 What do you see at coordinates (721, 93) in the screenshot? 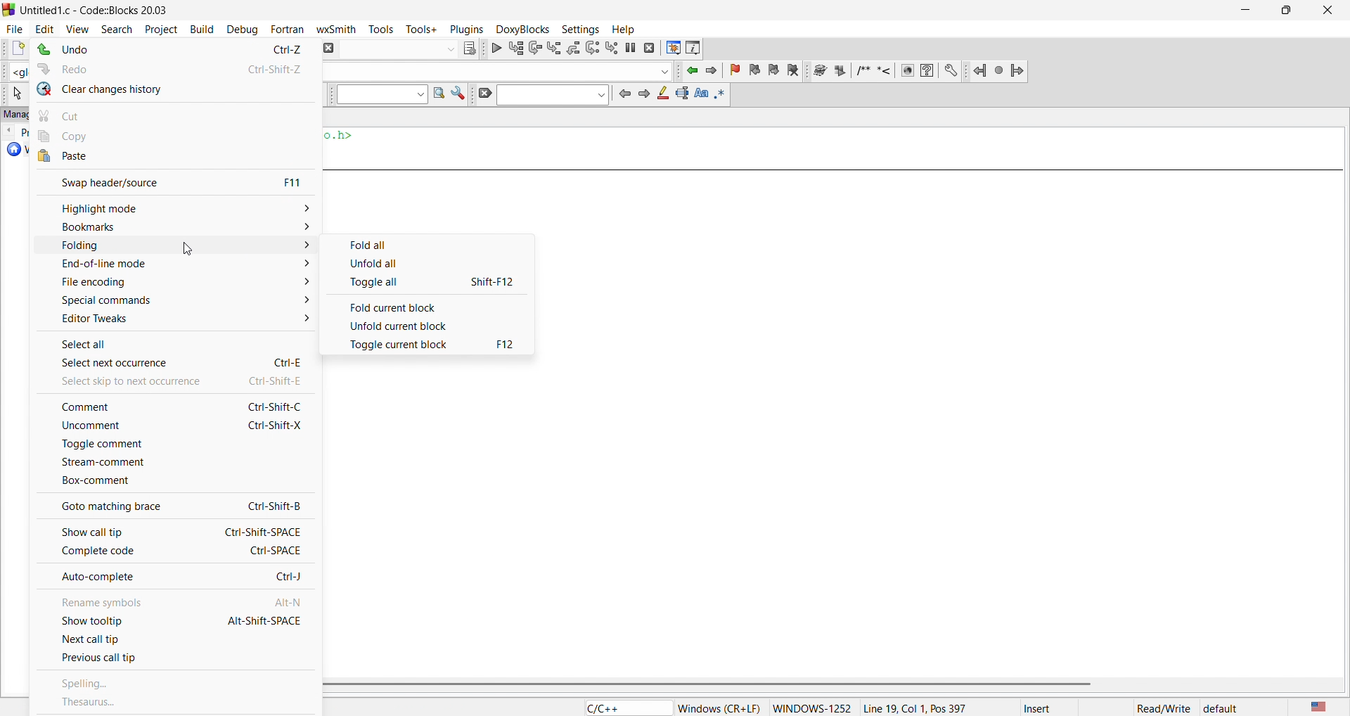
I see `use regex` at bounding box center [721, 93].